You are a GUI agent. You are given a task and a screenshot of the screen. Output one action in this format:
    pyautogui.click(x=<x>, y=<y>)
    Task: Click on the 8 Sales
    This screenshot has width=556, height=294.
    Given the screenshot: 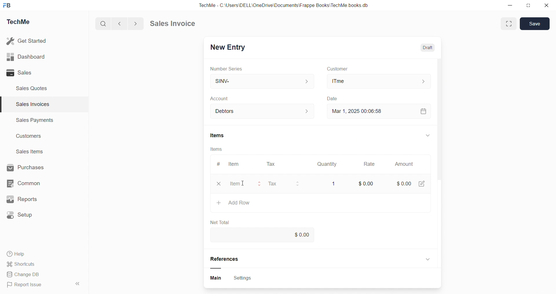 What is the action you would take?
    pyautogui.click(x=20, y=72)
    